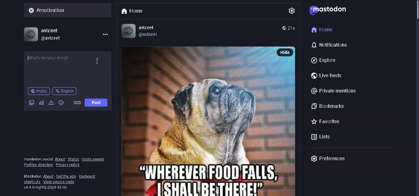 The height and width of the screenshot is (196, 419). What do you see at coordinates (32, 182) in the screenshot?
I see `shortcuts` at bounding box center [32, 182].